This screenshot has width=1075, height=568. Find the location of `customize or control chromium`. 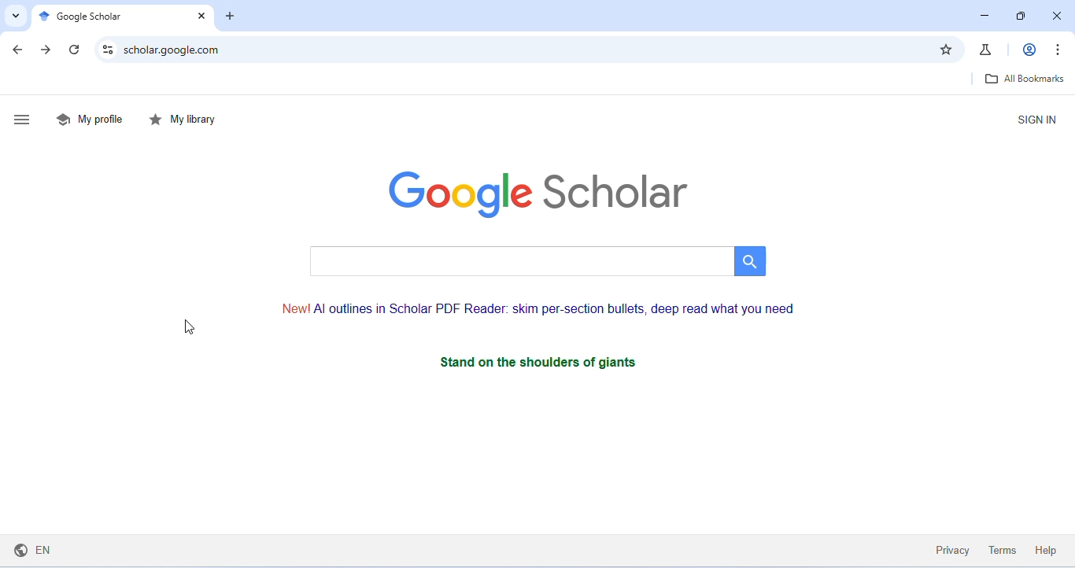

customize or control chromium is located at coordinates (1058, 48).